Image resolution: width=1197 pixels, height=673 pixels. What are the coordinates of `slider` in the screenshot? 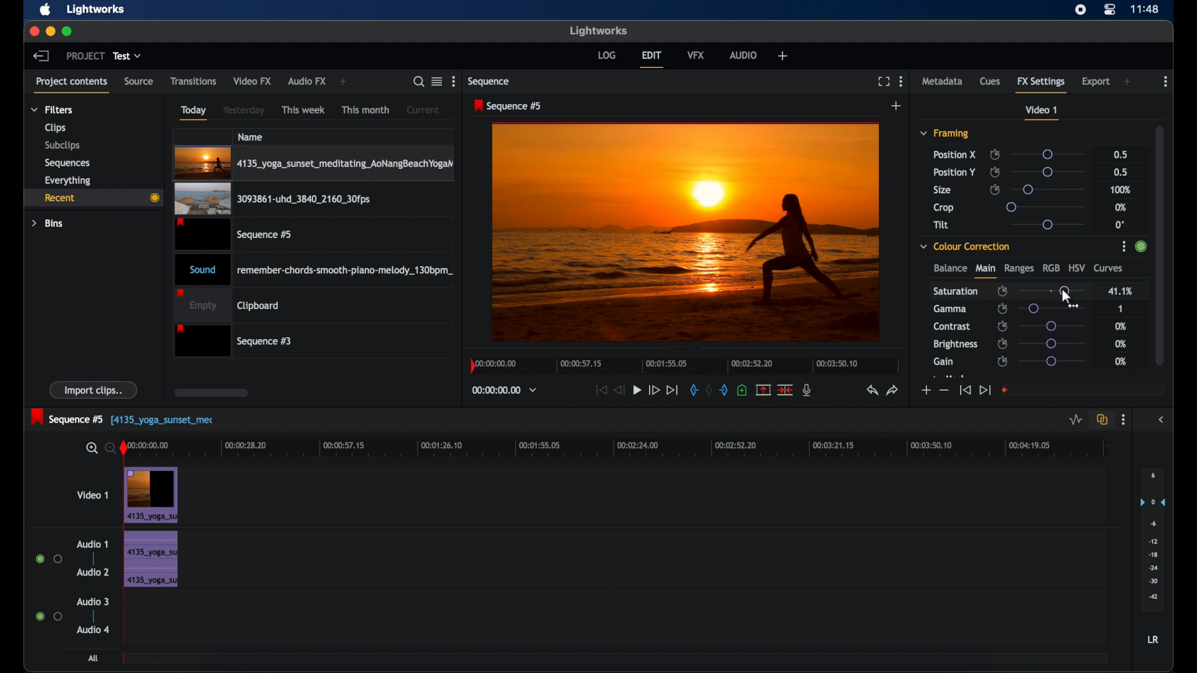 It's located at (1047, 189).